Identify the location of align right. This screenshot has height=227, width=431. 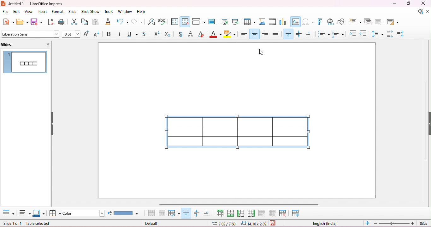
(266, 34).